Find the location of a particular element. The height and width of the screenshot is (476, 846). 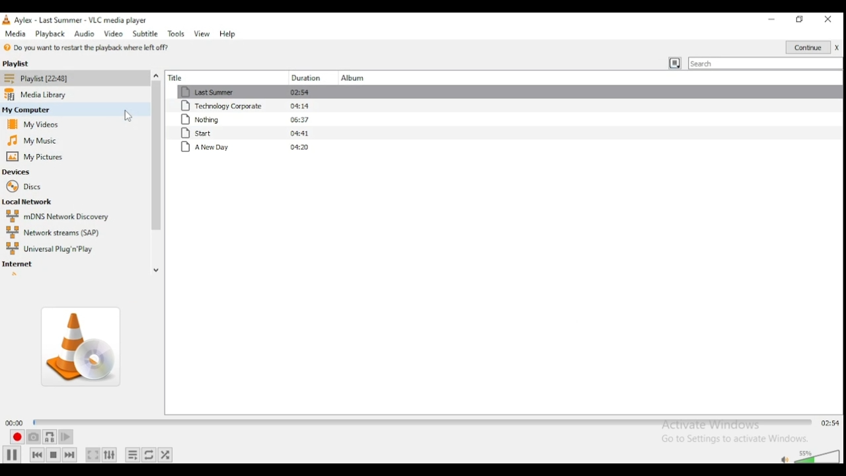

scroll bar is located at coordinates (156, 163).